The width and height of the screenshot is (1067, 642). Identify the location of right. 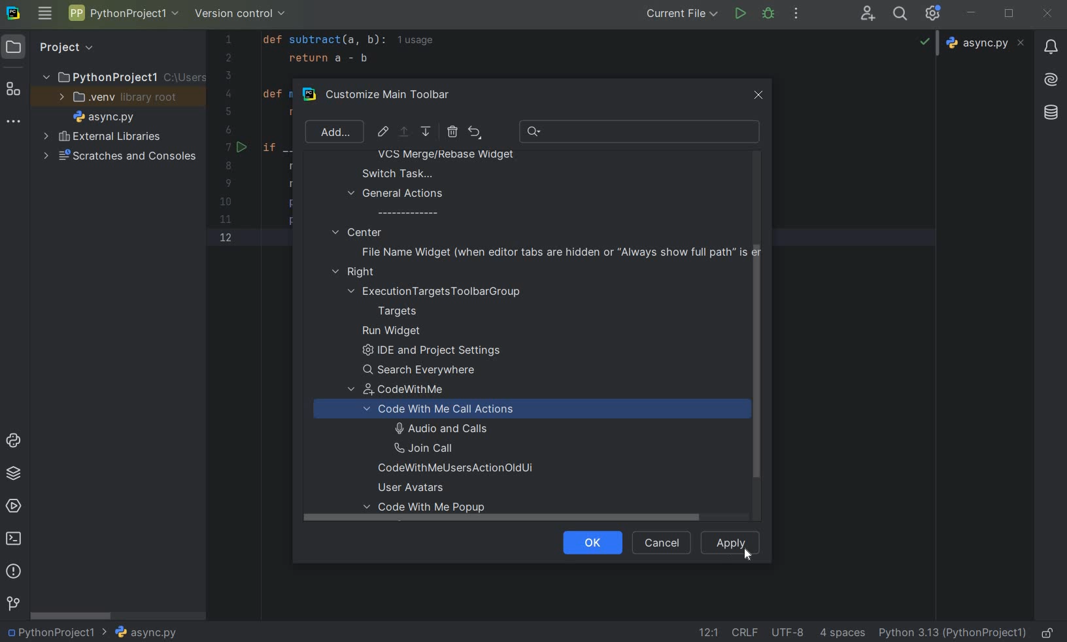
(356, 273).